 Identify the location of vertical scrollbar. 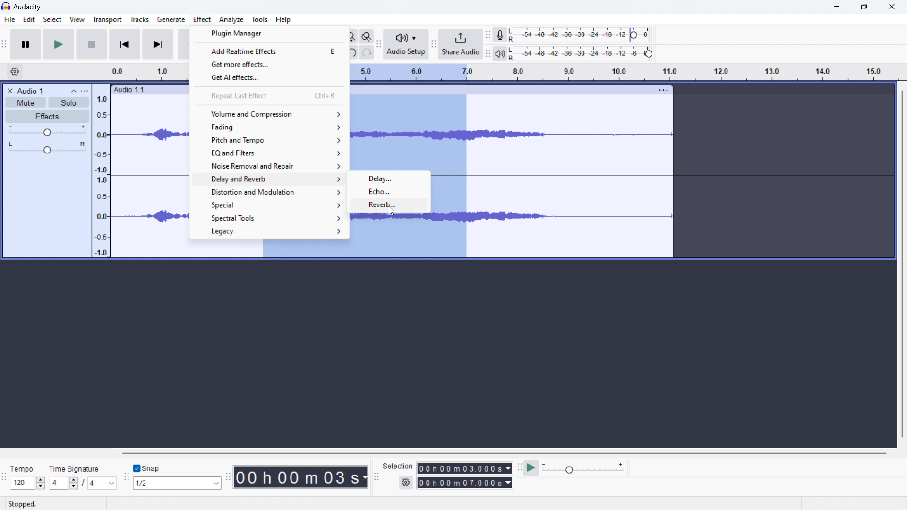
(901, 265).